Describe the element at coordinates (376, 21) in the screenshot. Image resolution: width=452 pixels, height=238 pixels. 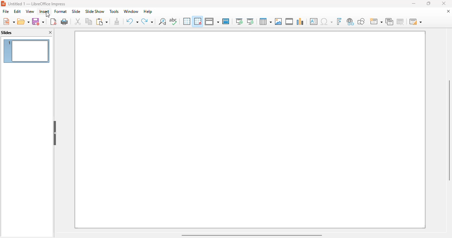
I see `new slide` at that location.